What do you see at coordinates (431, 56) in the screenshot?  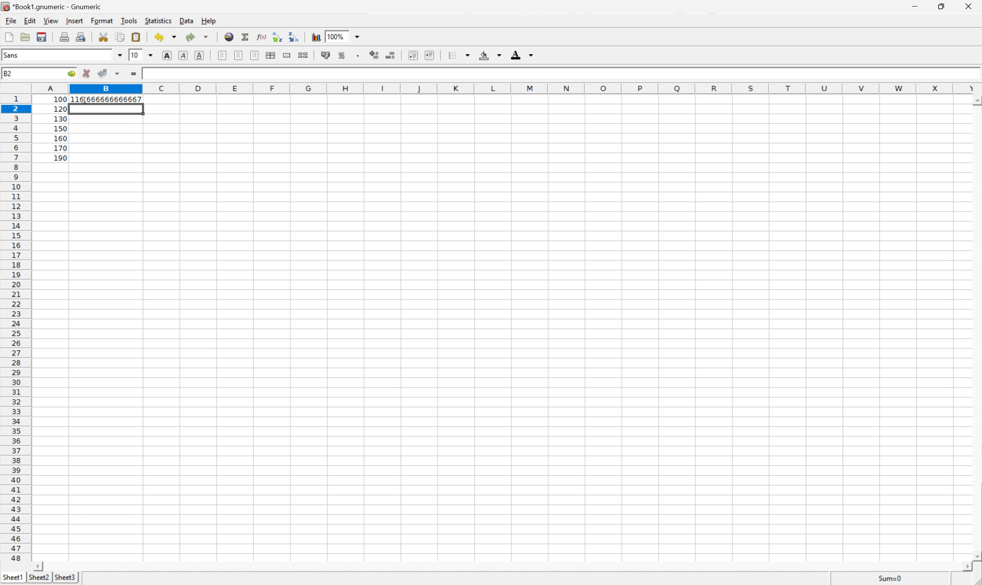 I see `Increase indent, and align the contents to the left` at bounding box center [431, 56].